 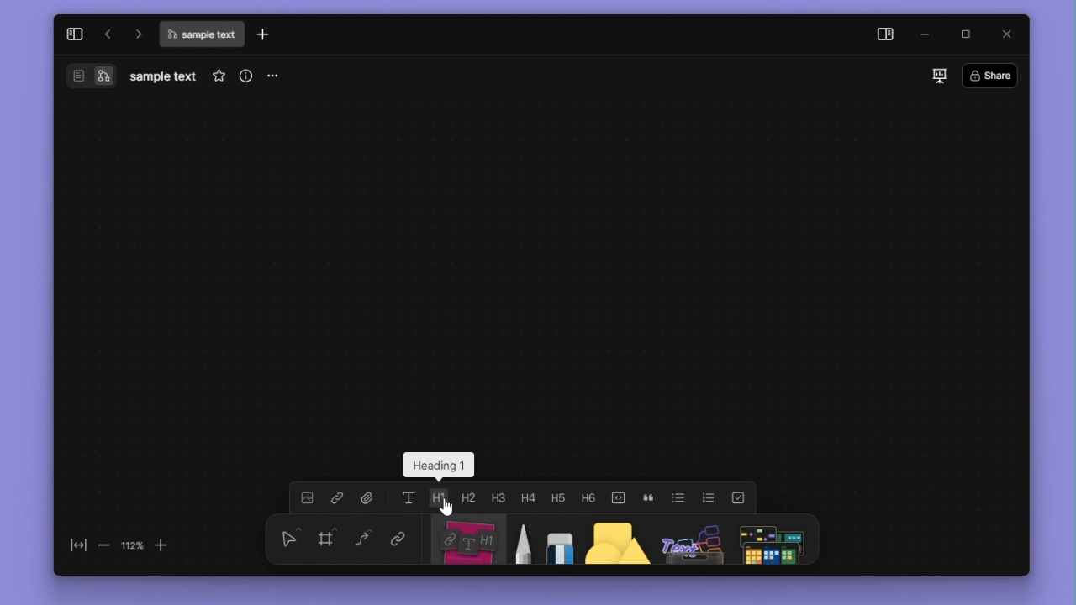 I want to click on code block, so click(x=618, y=498).